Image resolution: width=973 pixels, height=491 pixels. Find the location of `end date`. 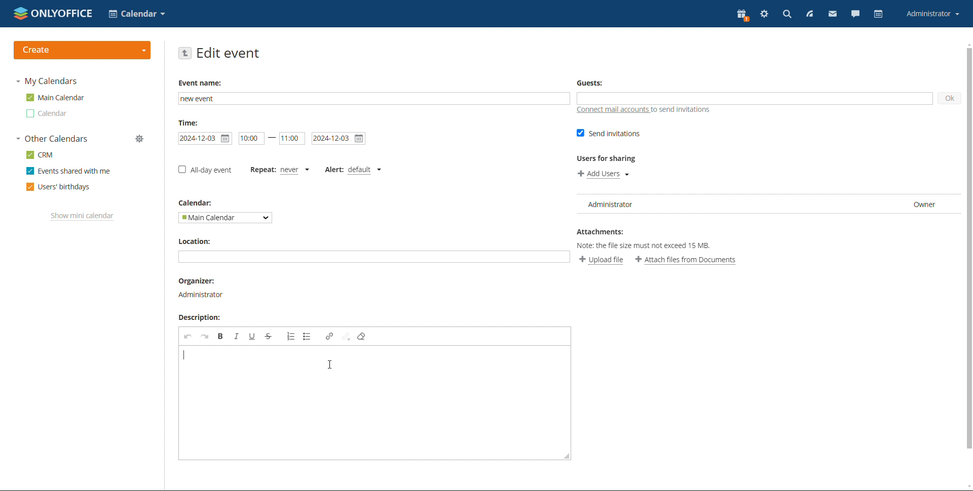

end date is located at coordinates (339, 138).